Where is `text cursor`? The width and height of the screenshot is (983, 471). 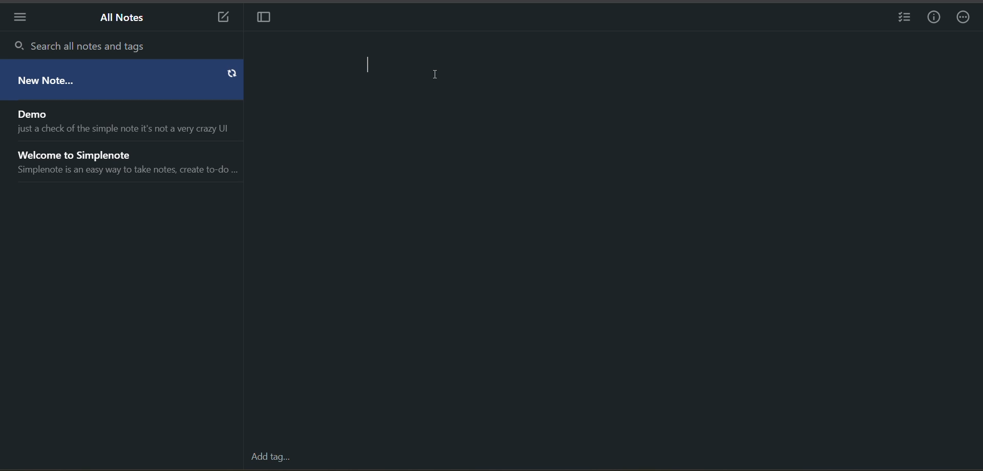
text cursor is located at coordinates (368, 67).